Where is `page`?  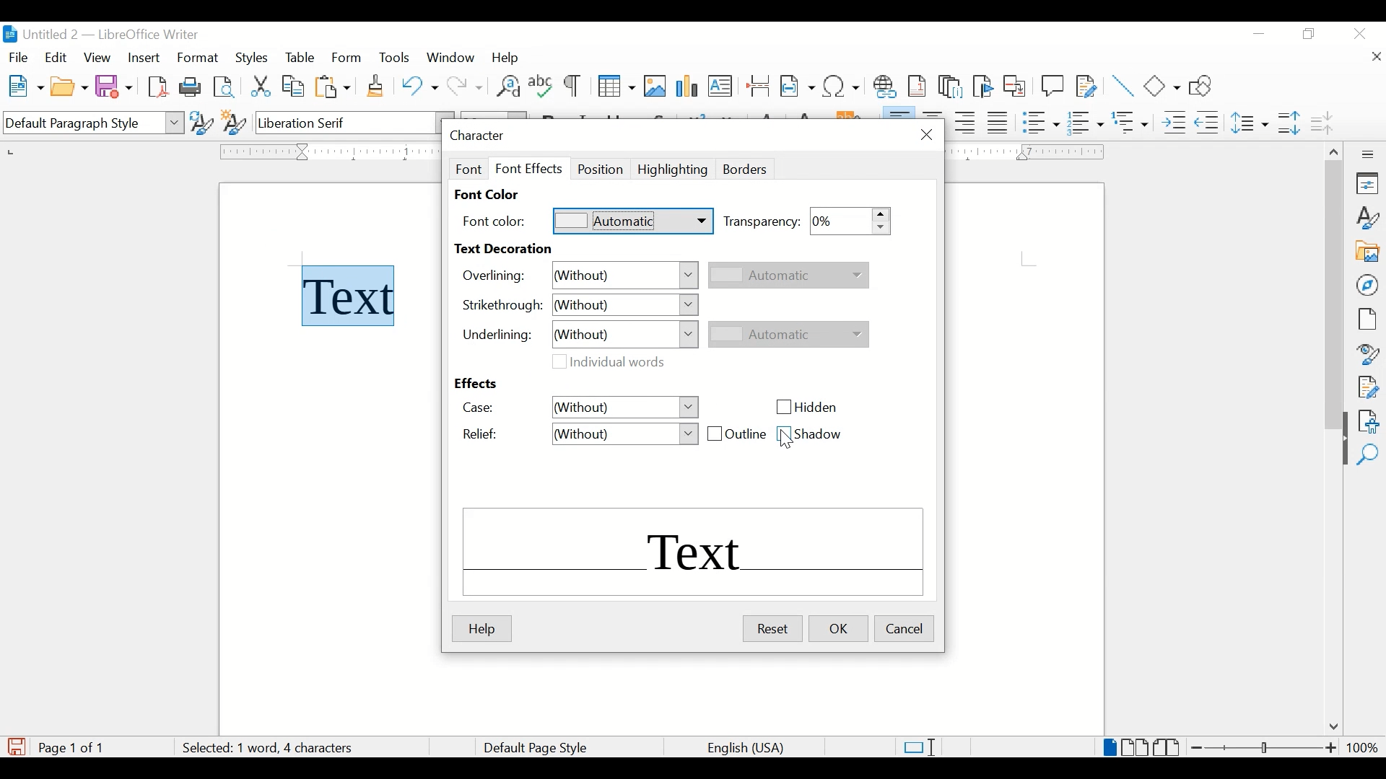 page is located at coordinates (1367, 319).